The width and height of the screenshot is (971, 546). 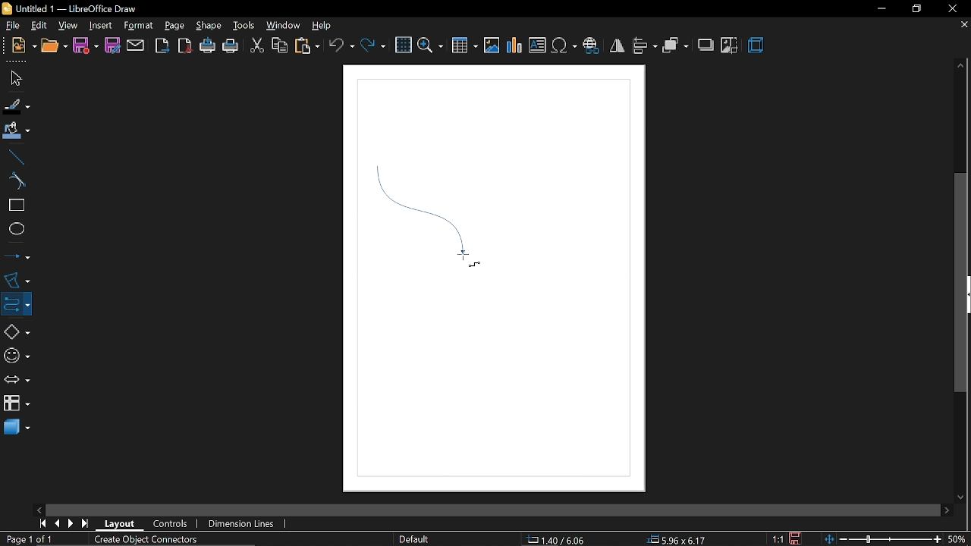 I want to click on Insert table, so click(x=466, y=45).